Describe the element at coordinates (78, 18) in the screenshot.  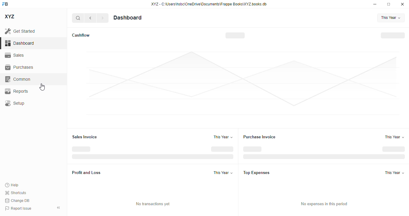
I see `search` at that location.